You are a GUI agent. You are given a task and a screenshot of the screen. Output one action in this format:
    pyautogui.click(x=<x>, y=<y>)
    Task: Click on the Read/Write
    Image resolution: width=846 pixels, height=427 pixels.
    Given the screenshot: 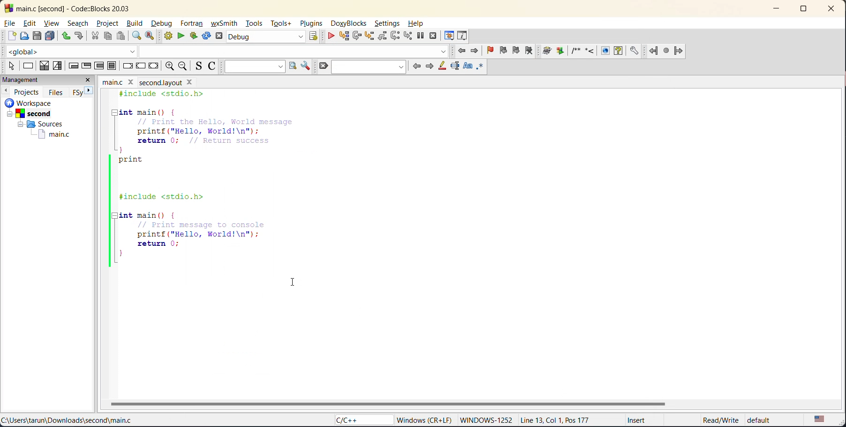 What is the action you would take?
    pyautogui.click(x=711, y=420)
    